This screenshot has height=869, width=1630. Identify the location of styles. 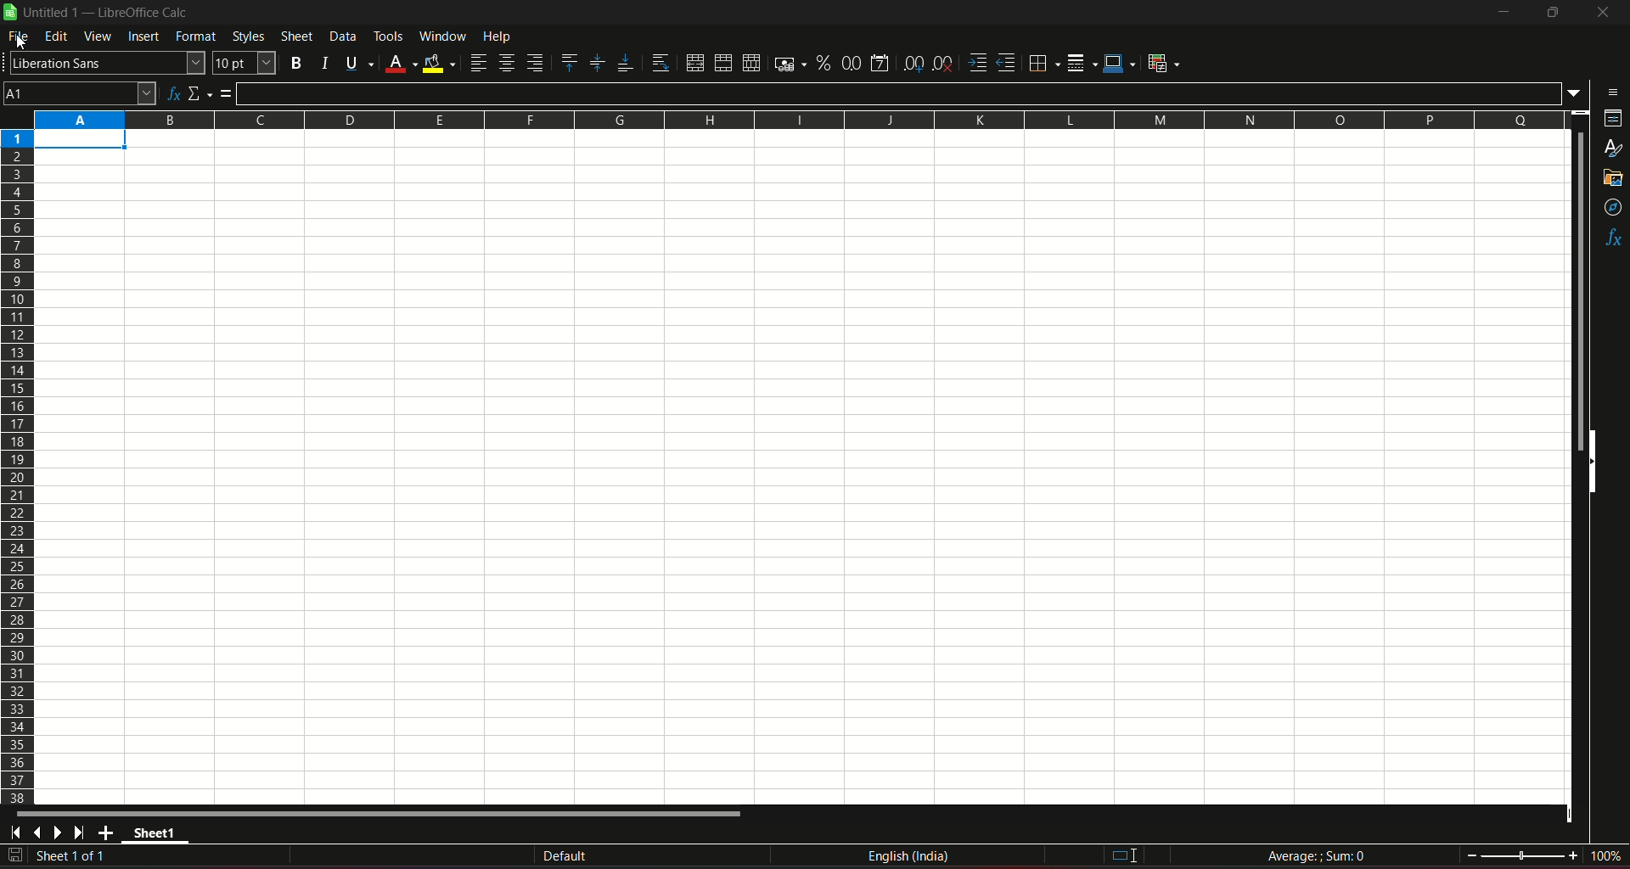
(1613, 149).